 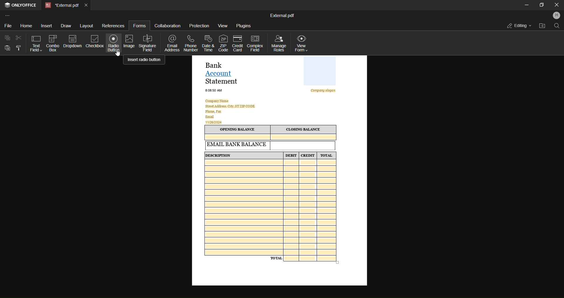 What do you see at coordinates (23, 25) in the screenshot?
I see `home` at bounding box center [23, 25].